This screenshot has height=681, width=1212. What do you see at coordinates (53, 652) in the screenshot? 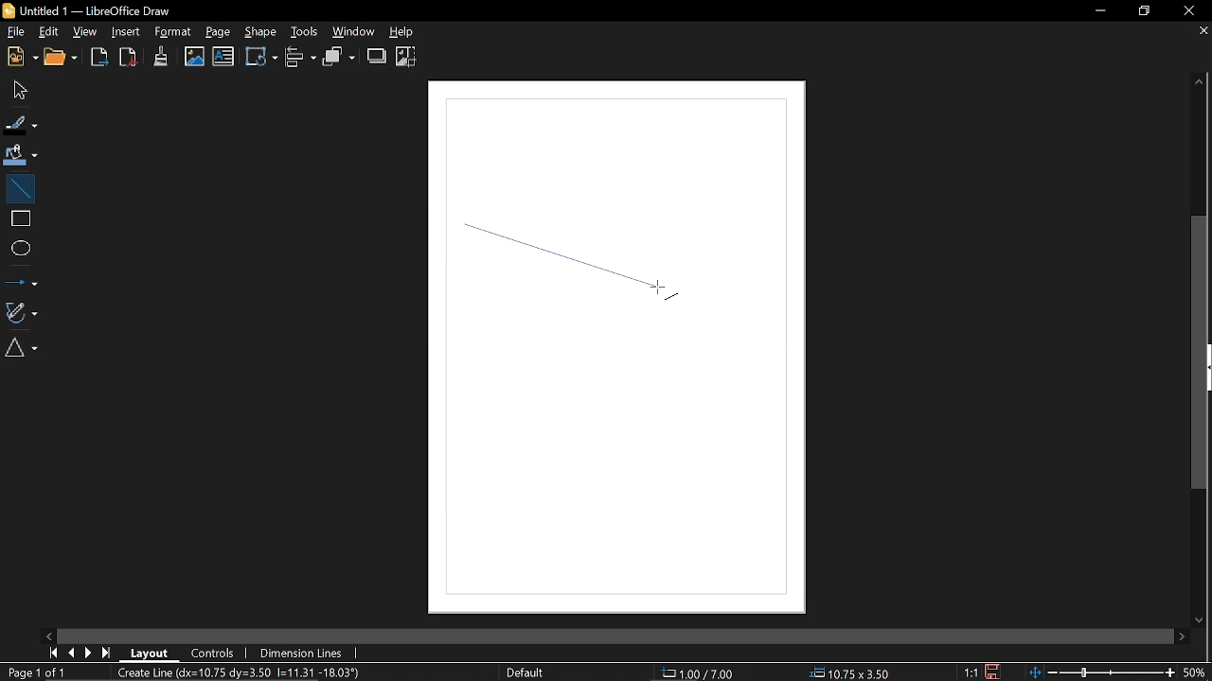
I see `First page` at bounding box center [53, 652].